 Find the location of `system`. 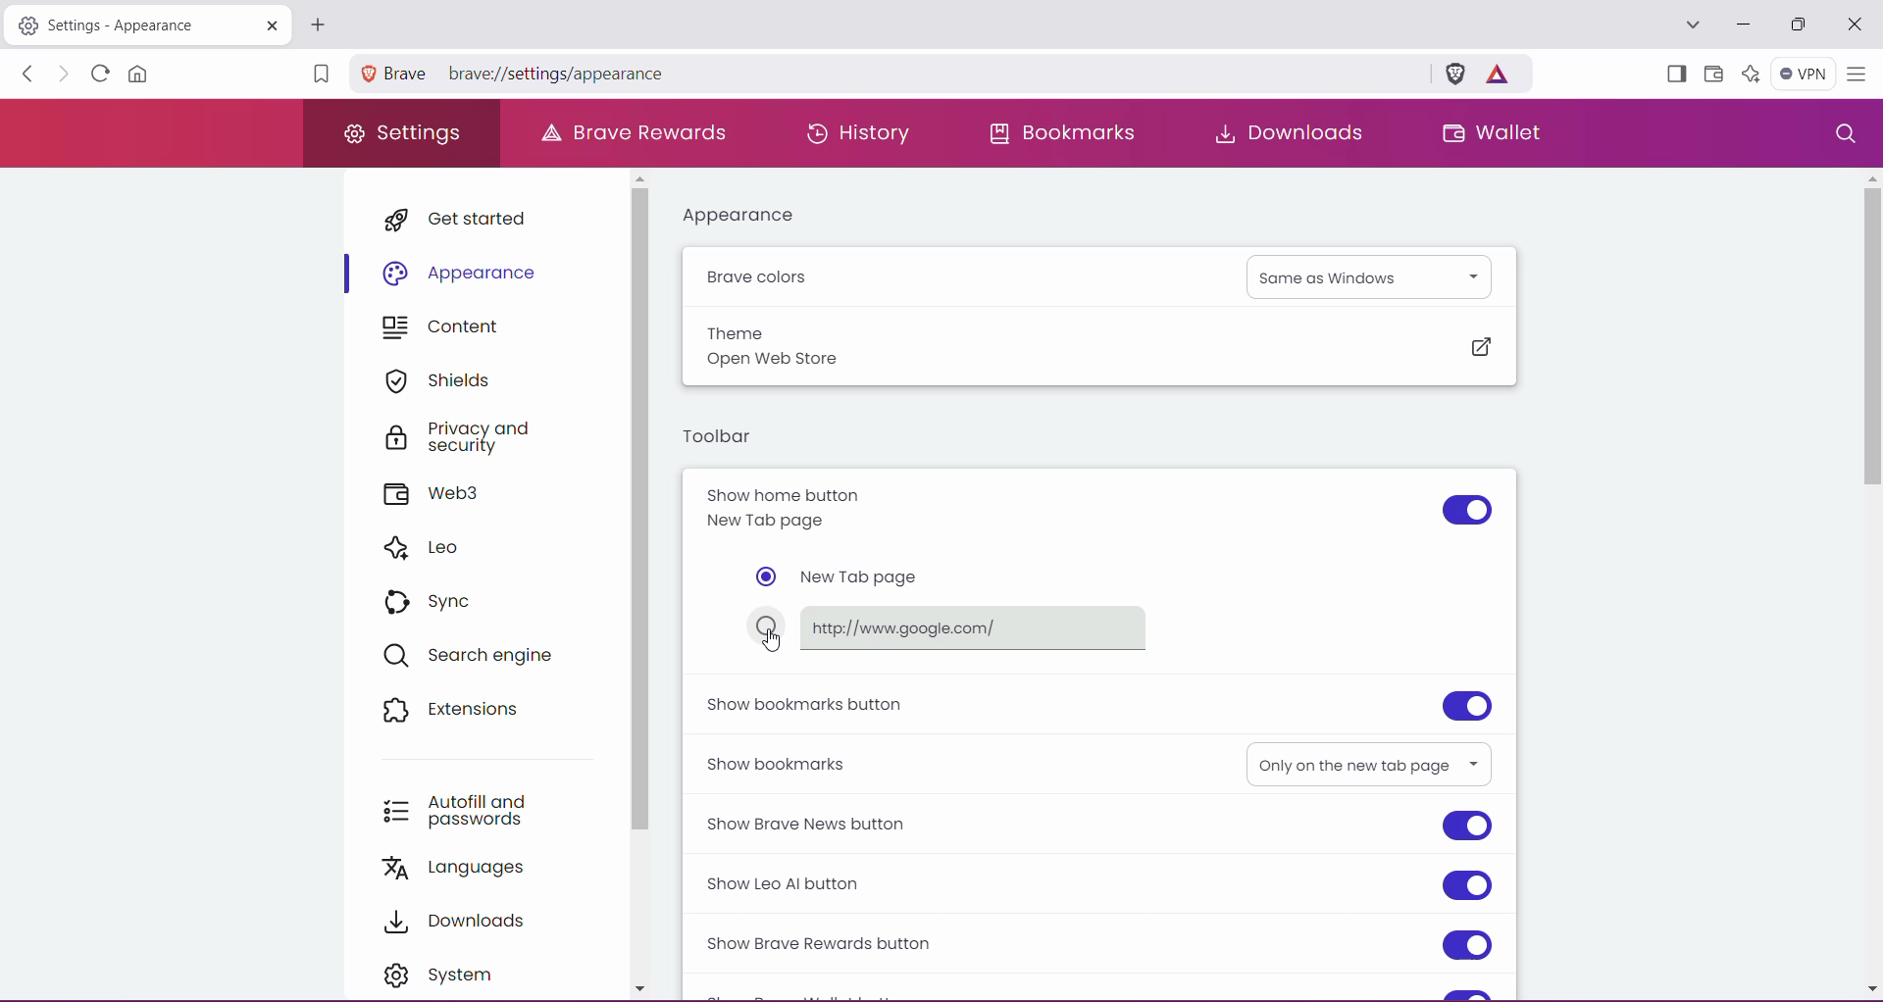

system is located at coordinates (457, 976).